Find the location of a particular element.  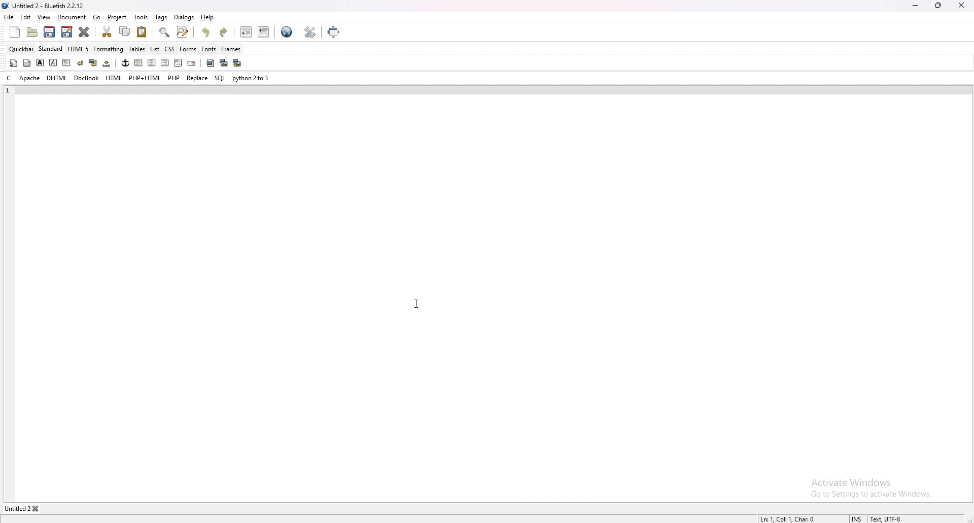

multi thumbnail is located at coordinates (238, 62).